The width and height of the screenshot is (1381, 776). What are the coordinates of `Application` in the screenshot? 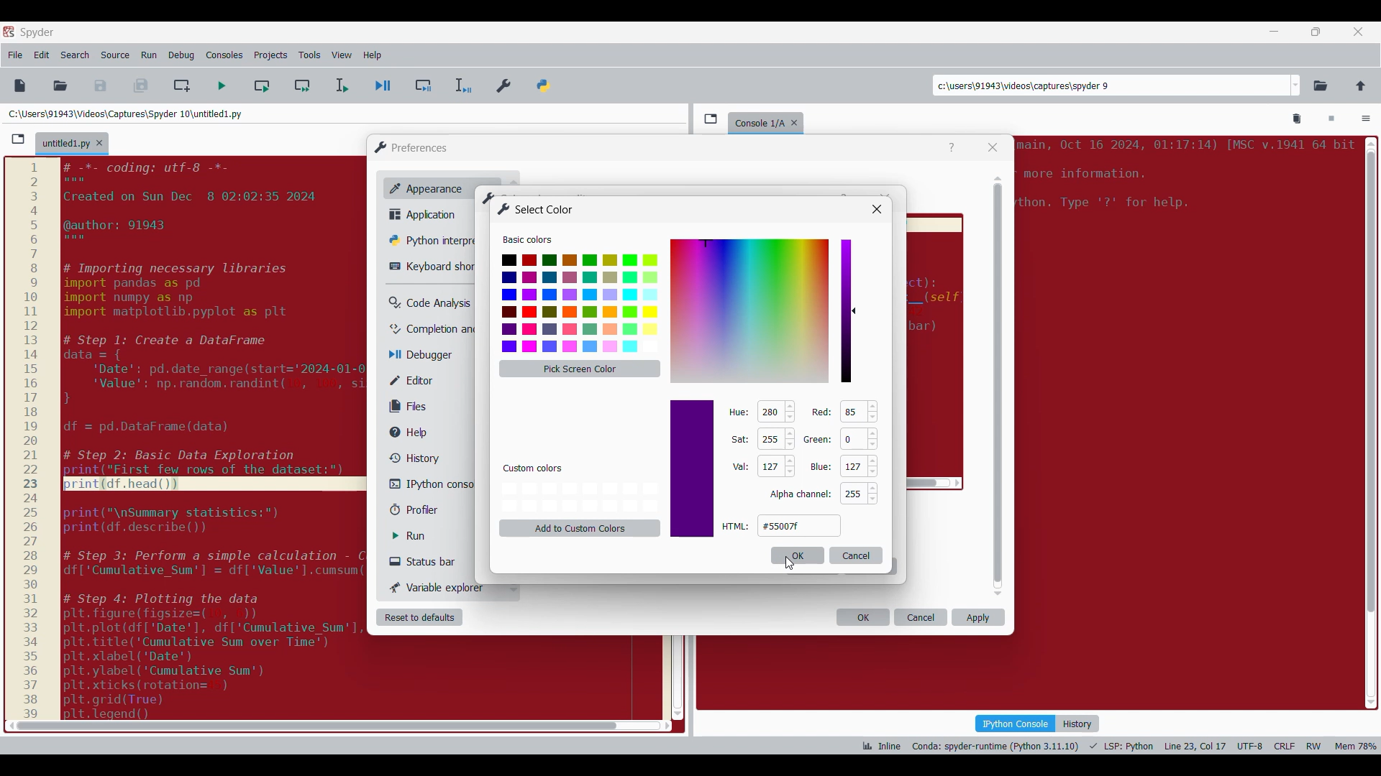 It's located at (427, 214).